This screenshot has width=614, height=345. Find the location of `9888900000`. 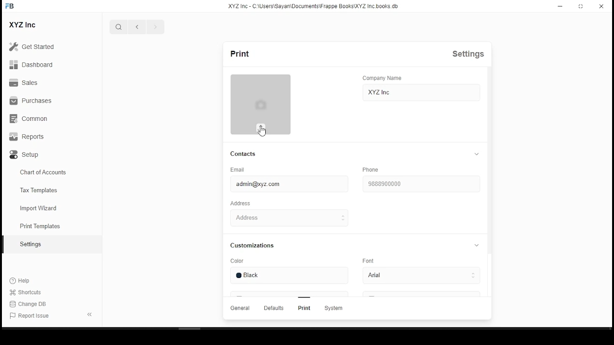

9888900000 is located at coordinates (386, 184).